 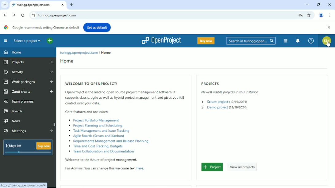 What do you see at coordinates (329, 28) in the screenshot?
I see `Close` at bounding box center [329, 28].